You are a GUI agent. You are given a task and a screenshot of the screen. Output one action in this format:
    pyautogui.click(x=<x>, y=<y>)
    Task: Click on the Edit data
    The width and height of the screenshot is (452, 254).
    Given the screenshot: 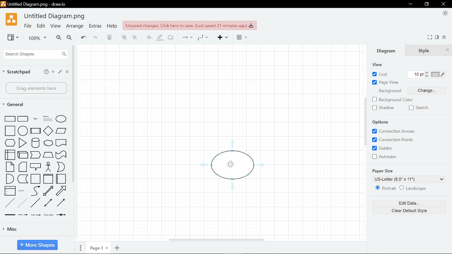 What is the action you would take?
    pyautogui.click(x=408, y=202)
    